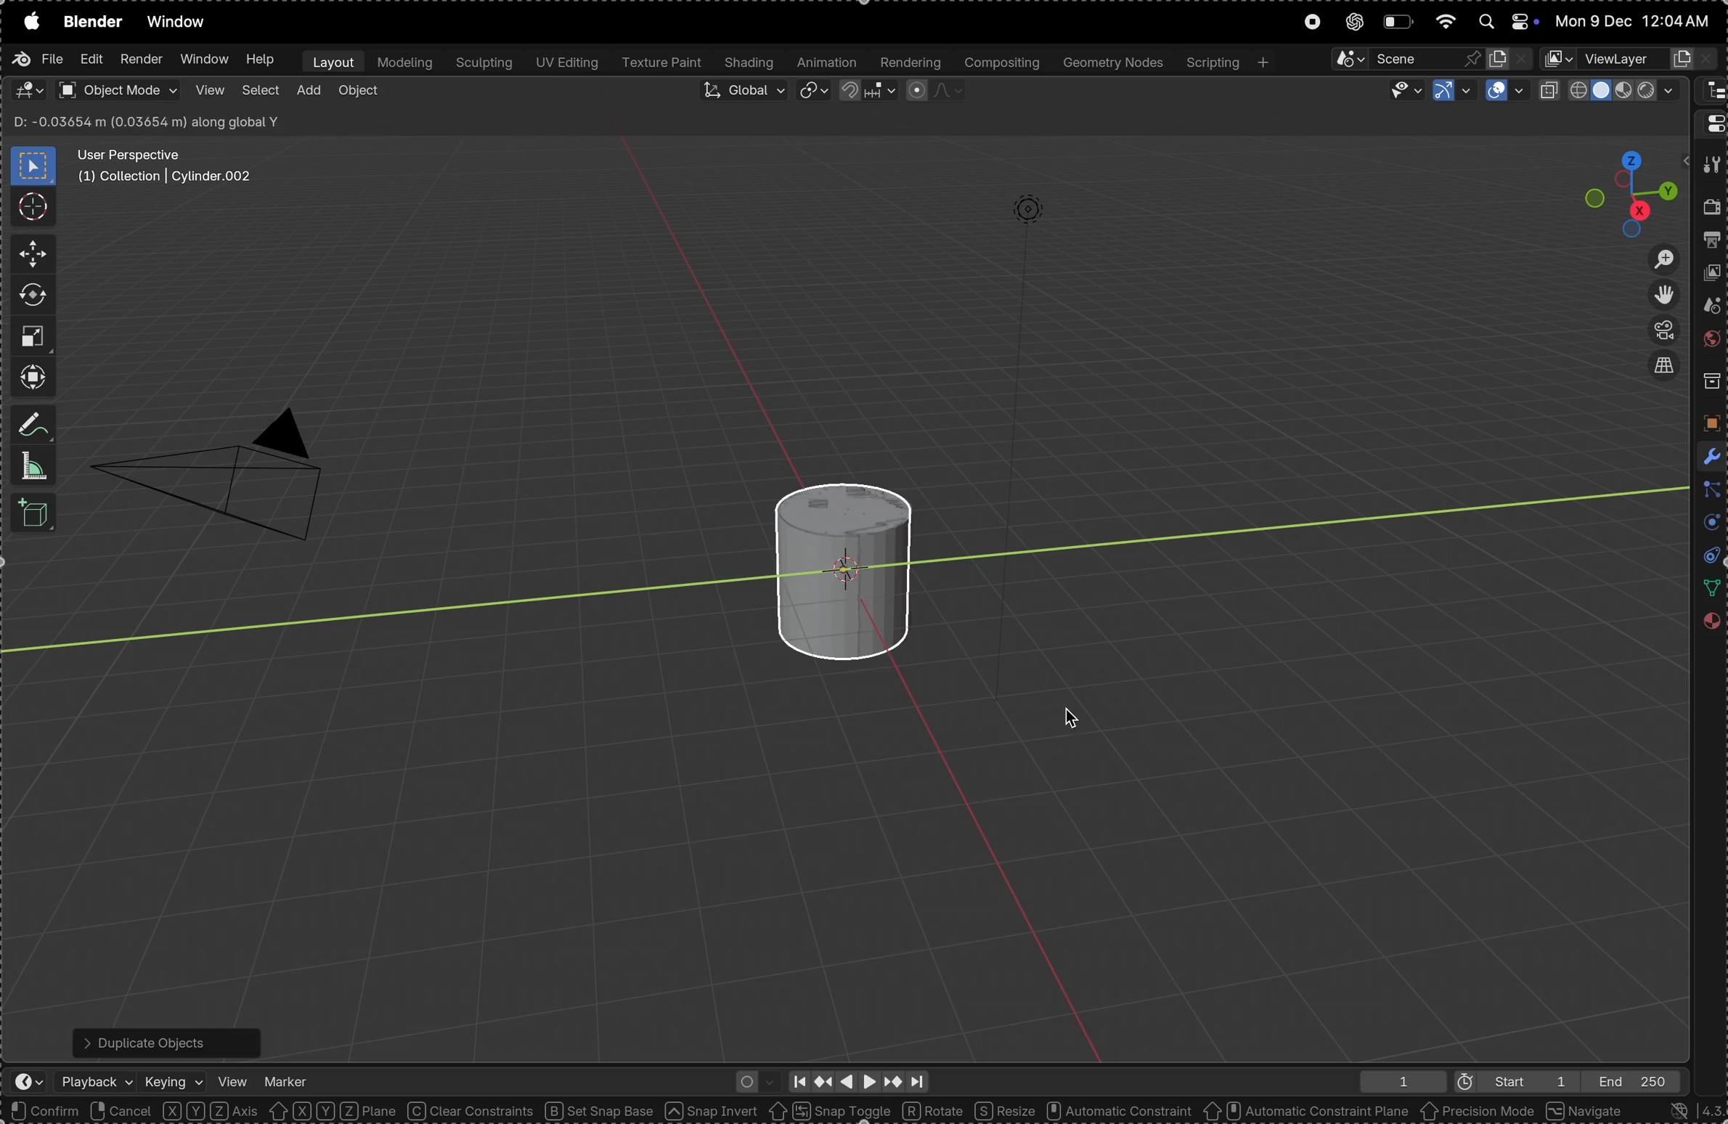 The height and width of the screenshot is (1124, 1728). I want to click on apple widgets, so click(1503, 22).